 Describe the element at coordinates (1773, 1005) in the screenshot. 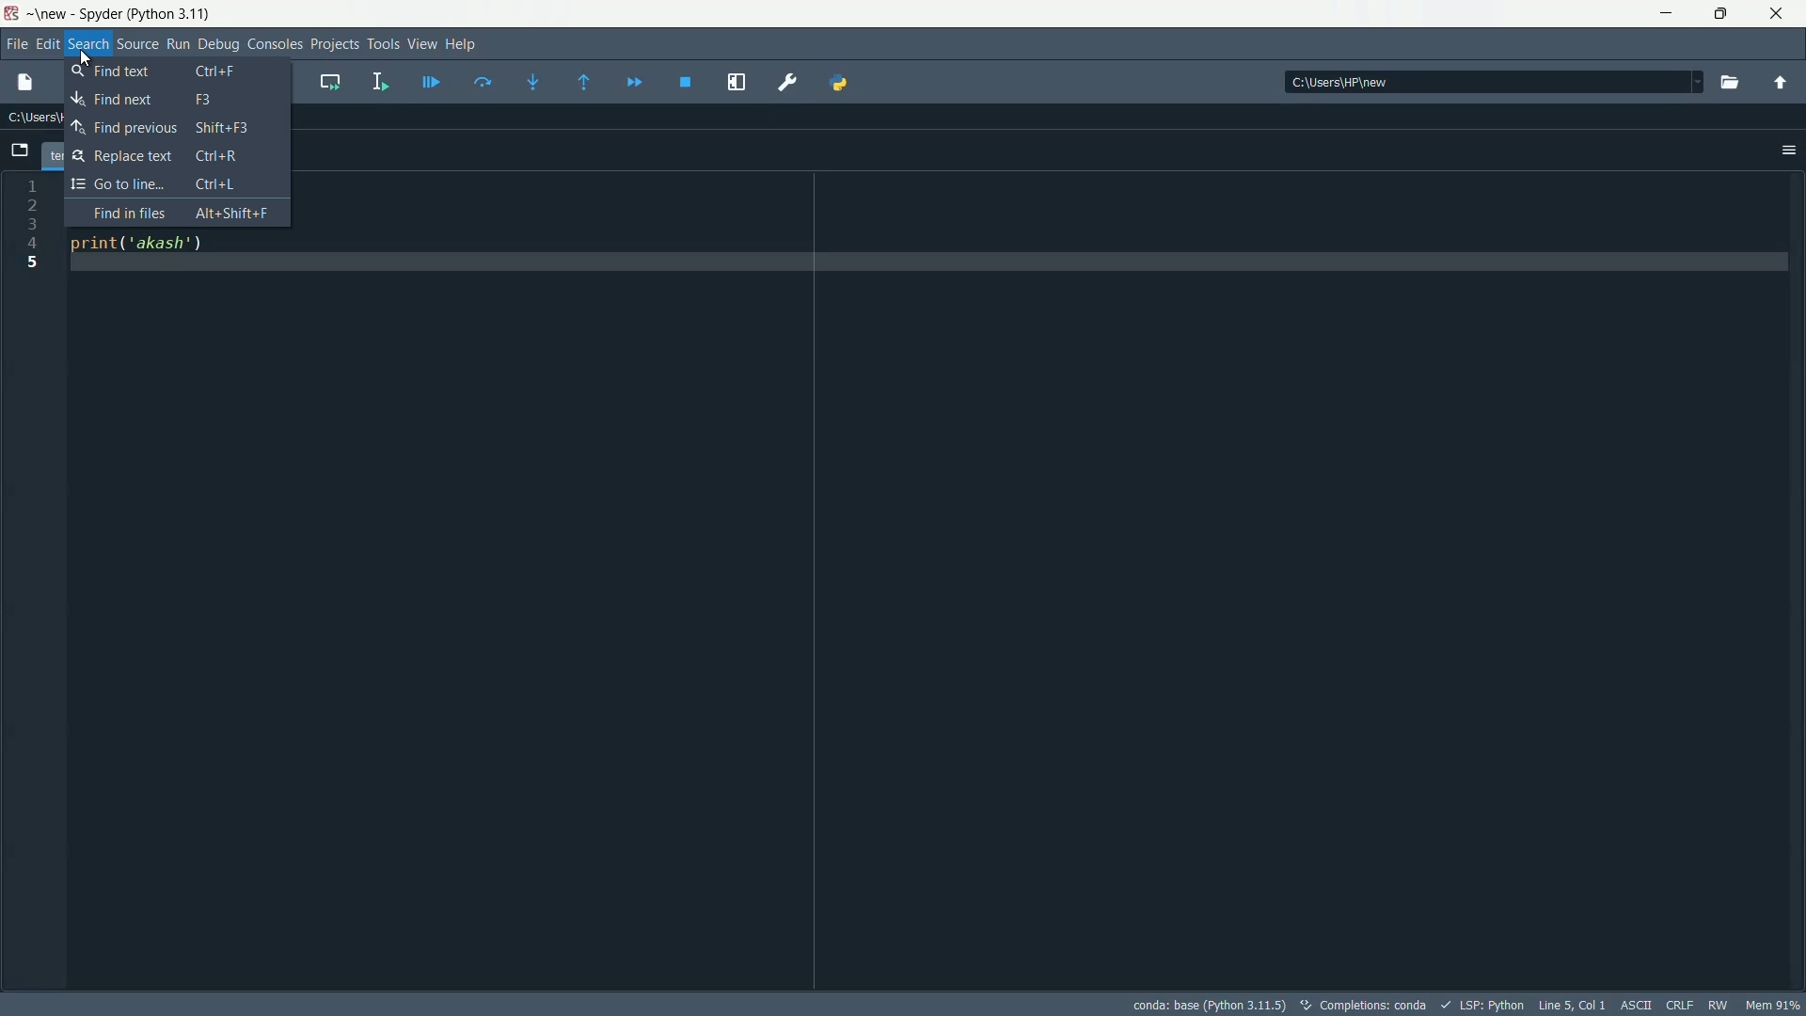

I see `memory usage: 63%` at that location.